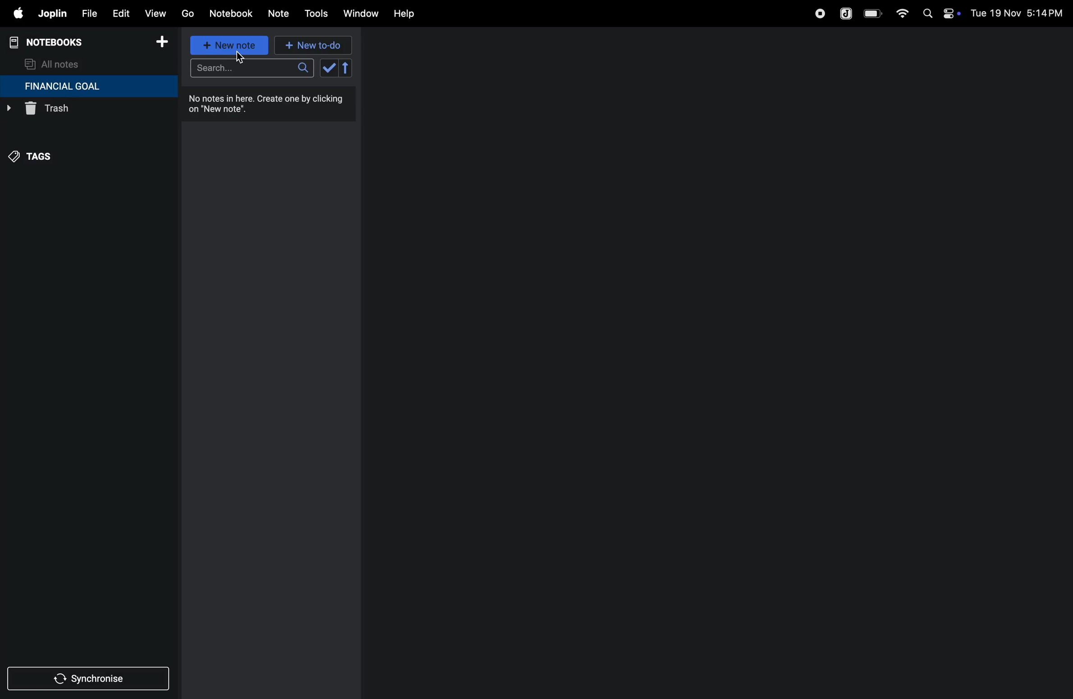 The image size is (1073, 699). Describe the element at coordinates (819, 14) in the screenshot. I see `record` at that location.